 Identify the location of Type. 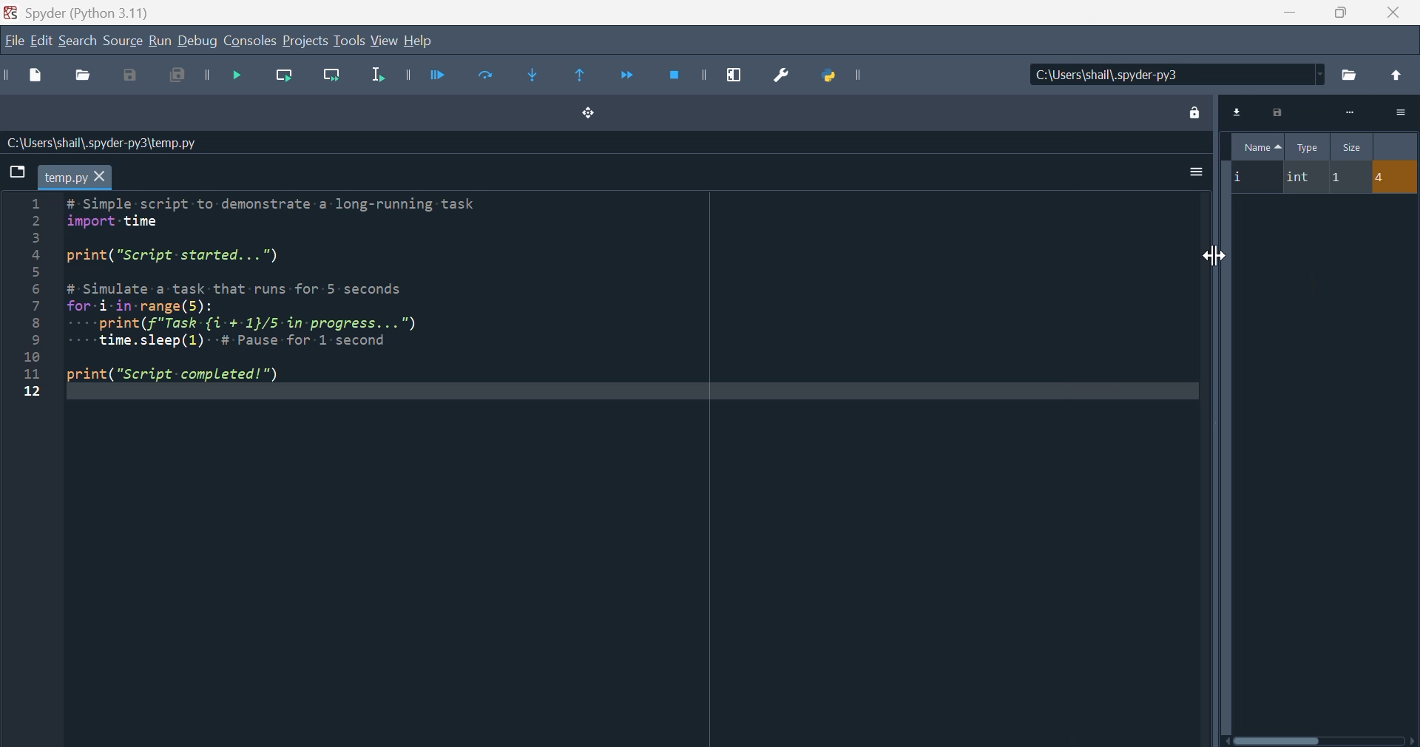
(1309, 146).